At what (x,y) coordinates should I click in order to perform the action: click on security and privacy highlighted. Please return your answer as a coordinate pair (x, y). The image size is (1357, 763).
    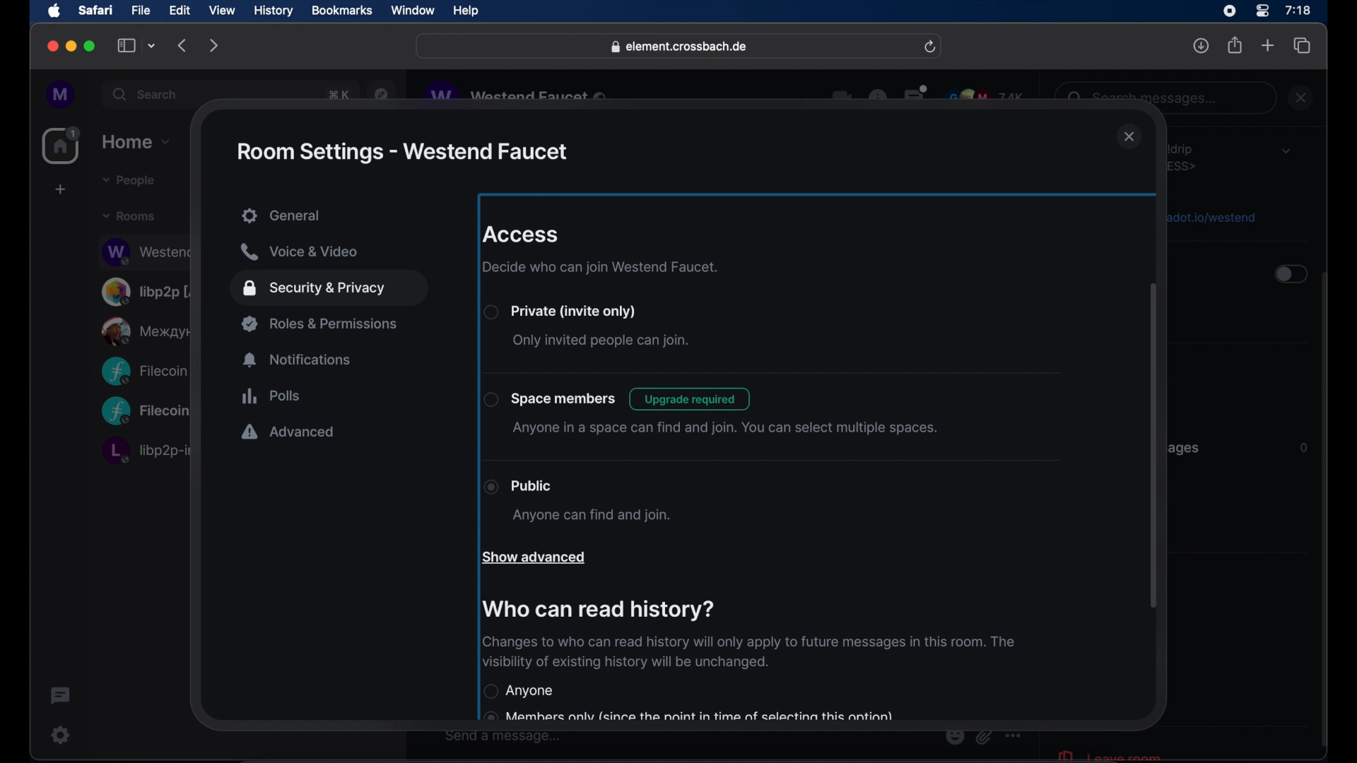
    Looking at the image, I should click on (329, 289).